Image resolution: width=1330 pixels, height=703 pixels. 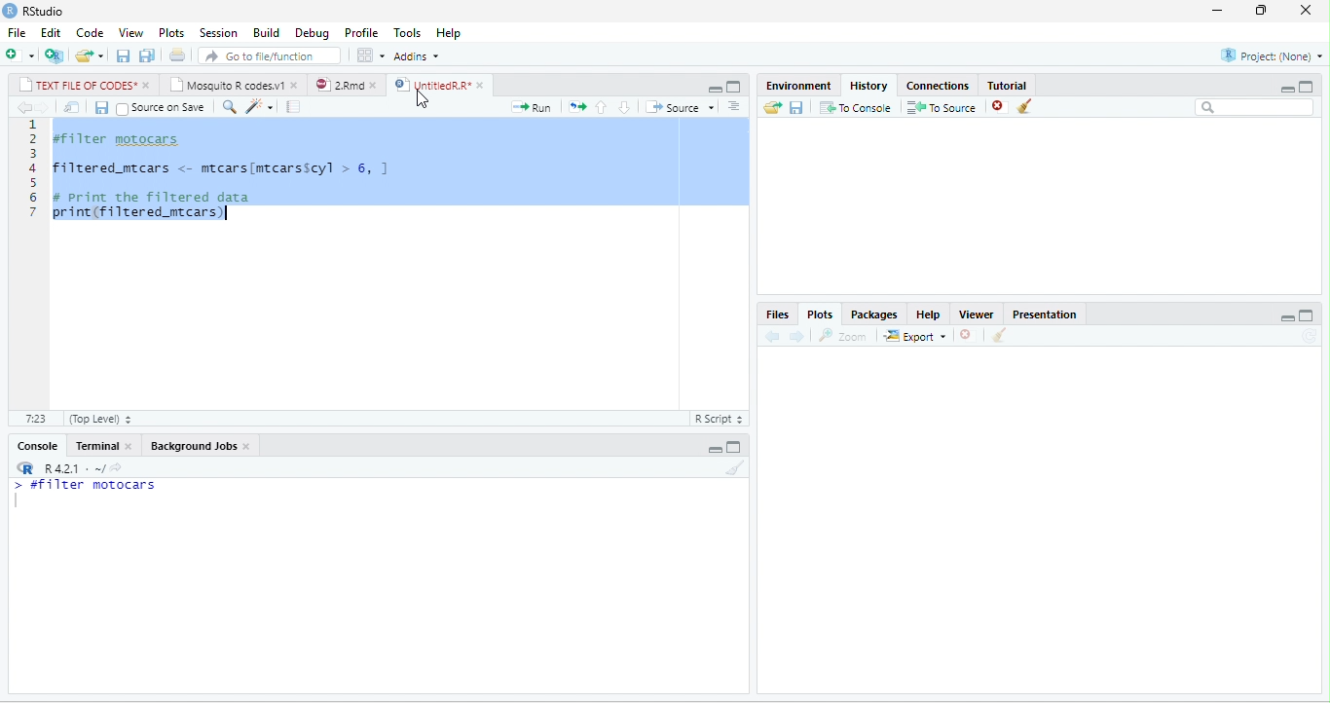 What do you see at coordinates (407, 33) in the screenshot?
I see `Tools` at bounding box center [407, 33].